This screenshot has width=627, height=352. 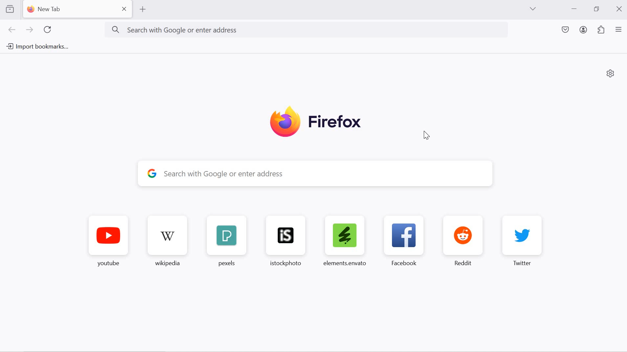 What do you see at coordinates (427, 135) in the screenshot?
I see `cursor` at bounding box center [427, 135].